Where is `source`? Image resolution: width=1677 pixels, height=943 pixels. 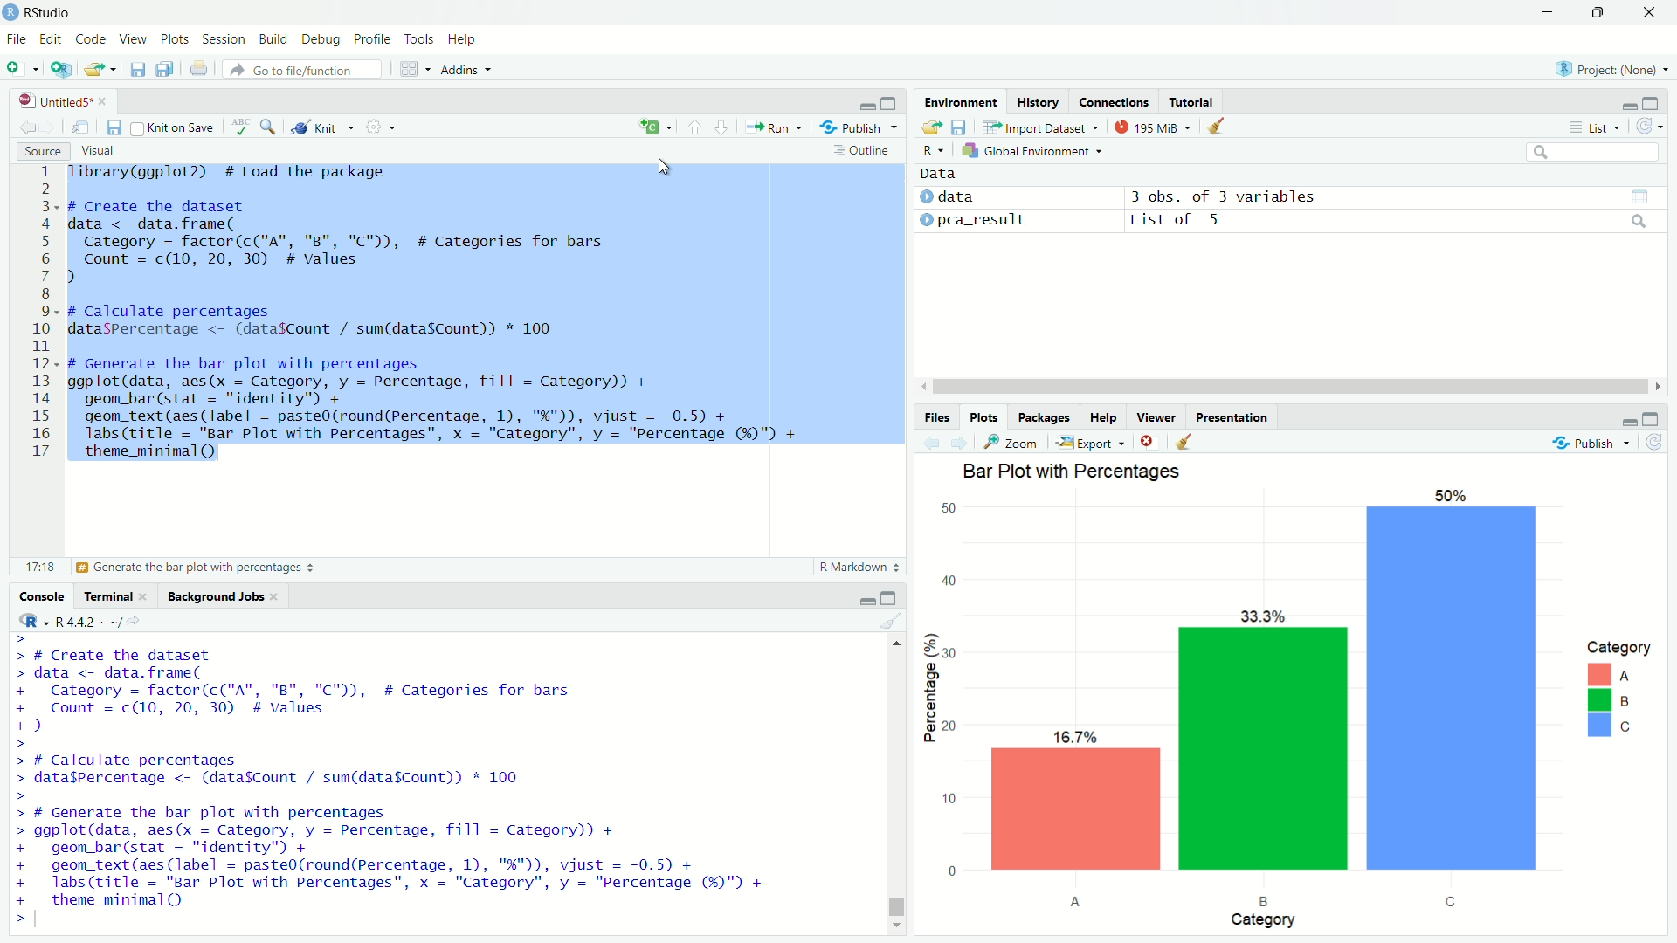 source is located at coordinates (42, 150).